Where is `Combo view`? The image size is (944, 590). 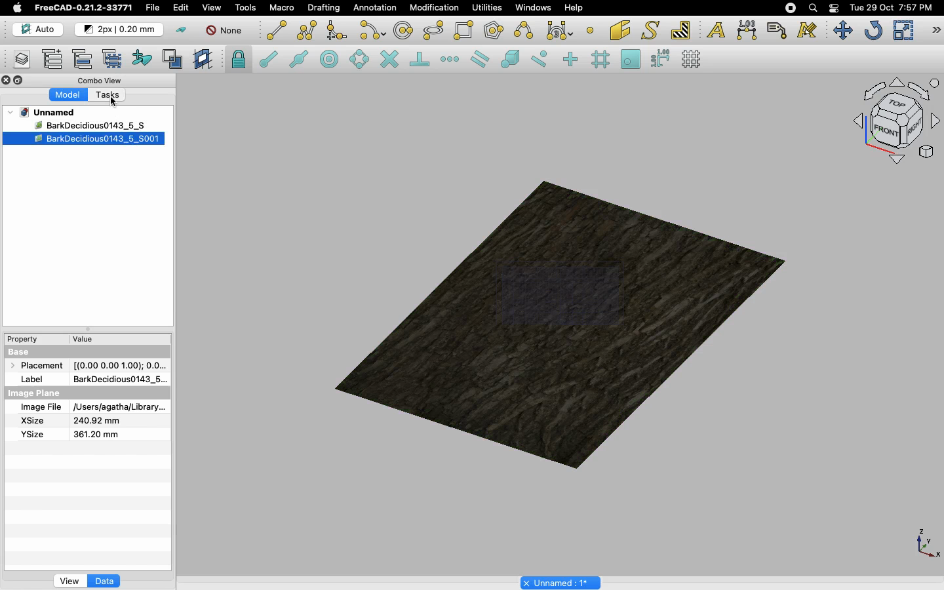
Combo view is located at coordinates (101, 80).